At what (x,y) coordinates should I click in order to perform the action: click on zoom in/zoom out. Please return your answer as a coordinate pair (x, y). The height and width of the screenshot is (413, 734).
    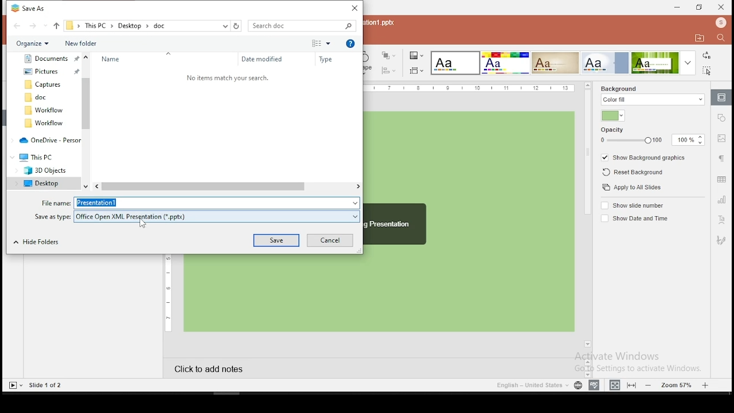
    Looking at the image, I should click on (678, 384).